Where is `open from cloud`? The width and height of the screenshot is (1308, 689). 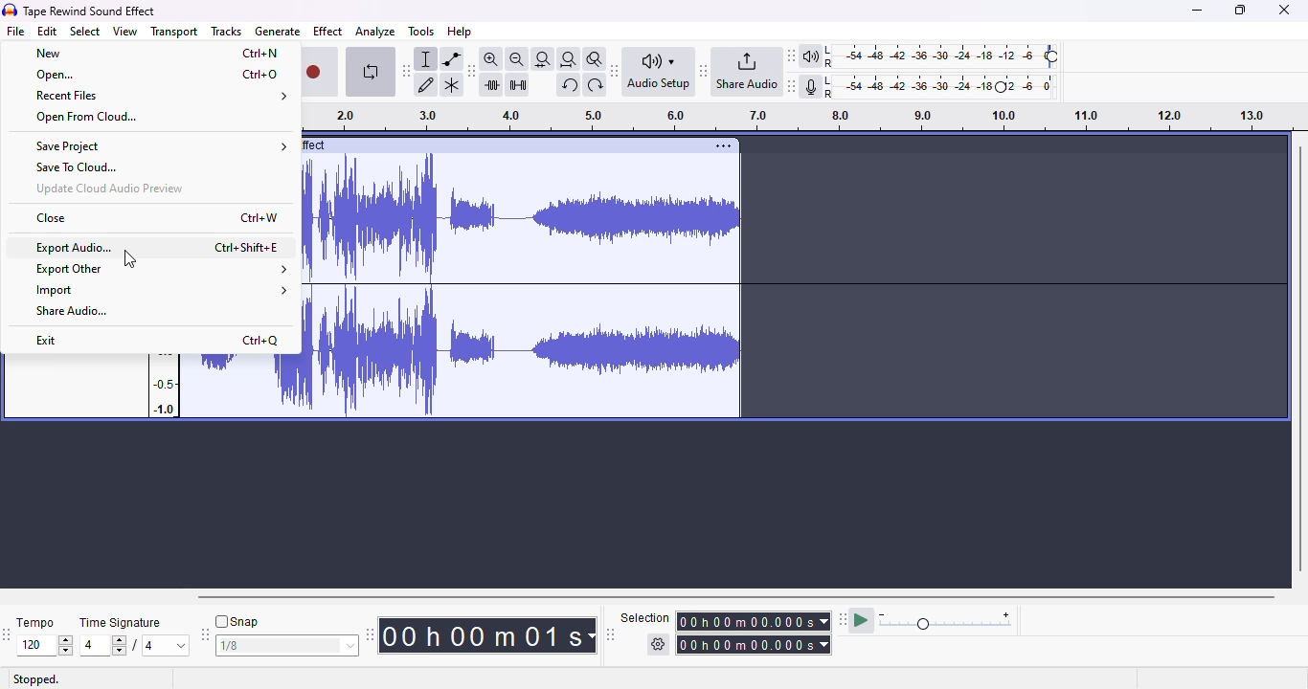
open from cloud is located at coordinates (86, 117).